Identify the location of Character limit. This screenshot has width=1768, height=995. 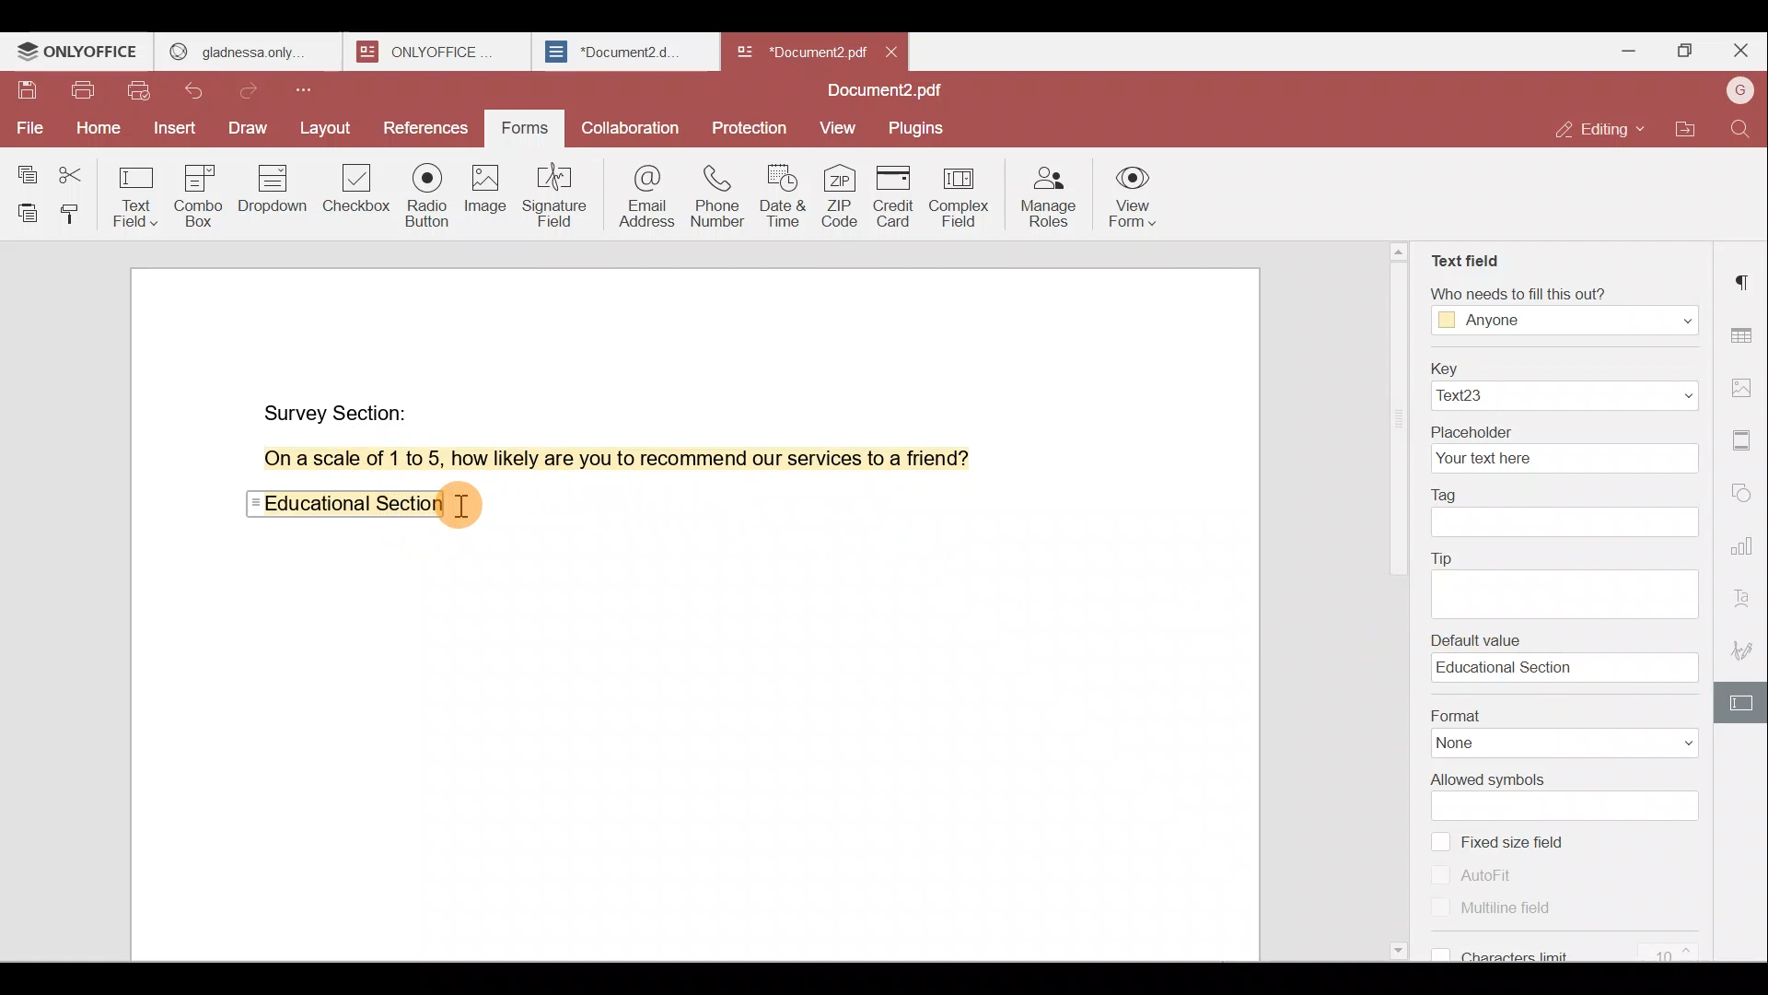
(1576, 944).